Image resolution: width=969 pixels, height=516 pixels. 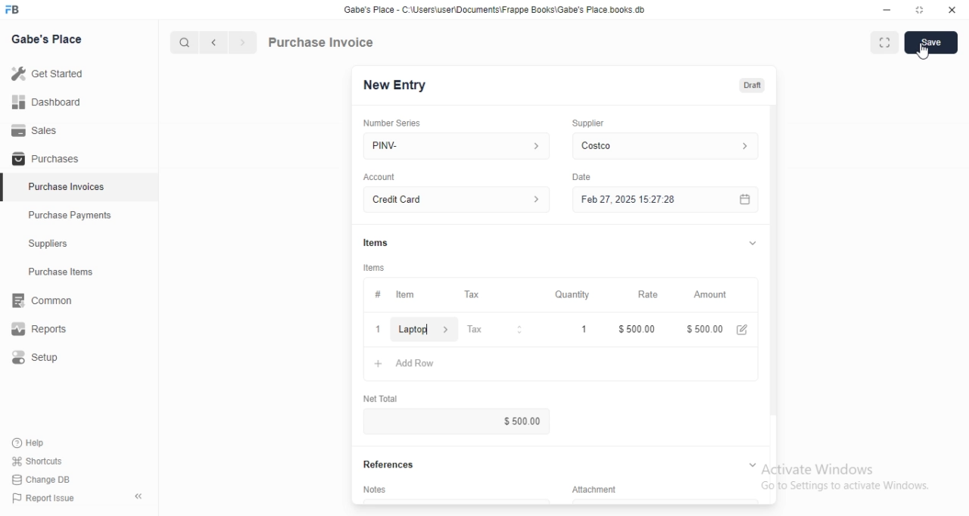 I want to click on Save, so click(x=931, y=42).